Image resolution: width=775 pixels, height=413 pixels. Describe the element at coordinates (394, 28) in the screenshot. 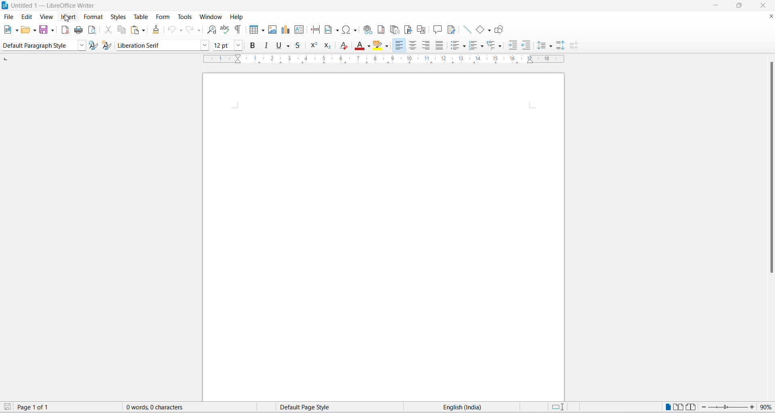

I see `insert endnote` at that location.